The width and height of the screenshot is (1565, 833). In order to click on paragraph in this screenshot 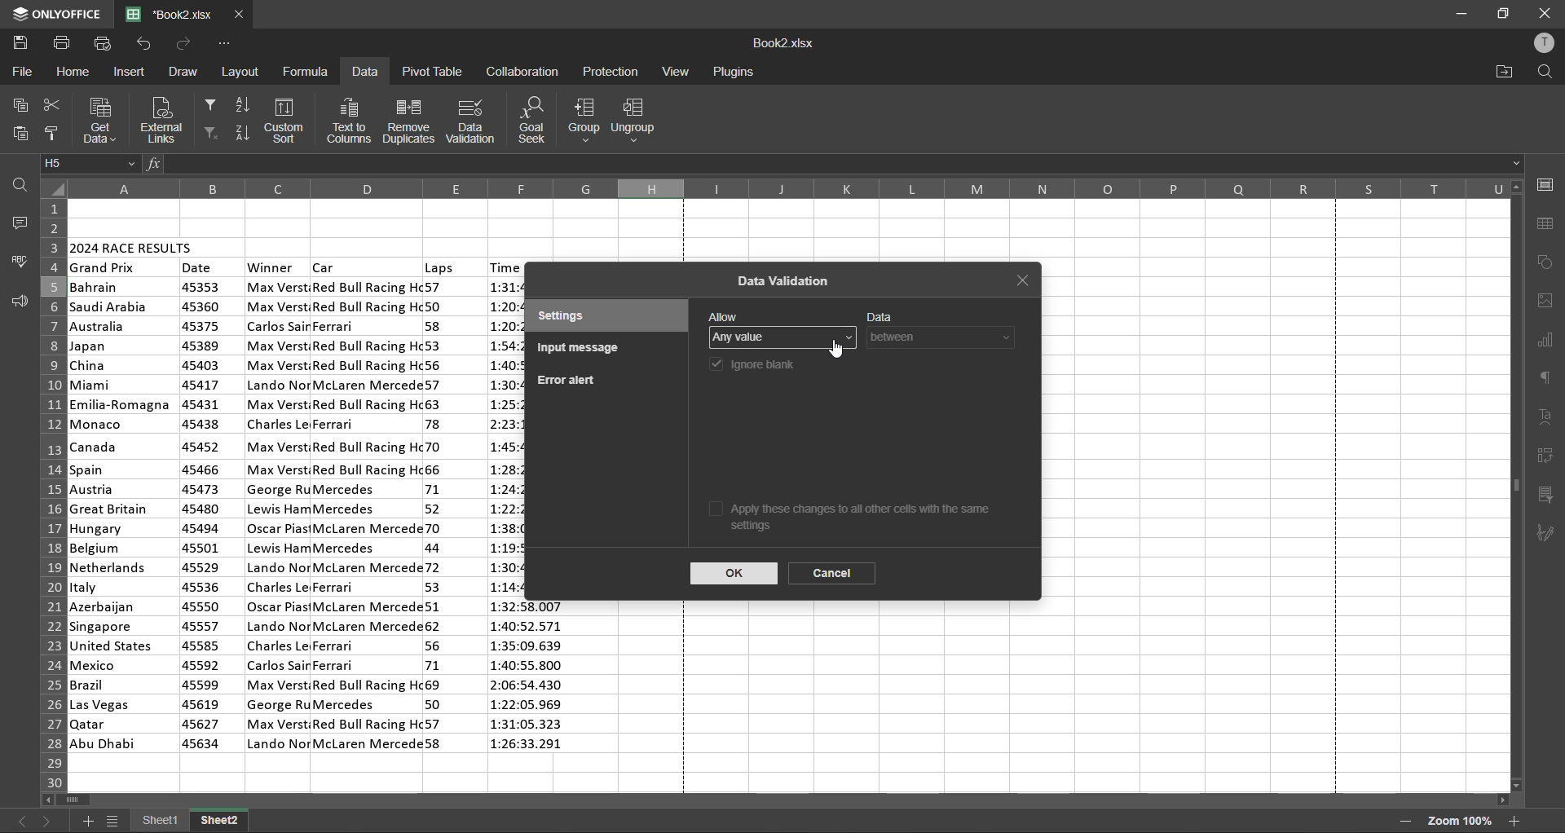, I will do `click(1550, 377)`.